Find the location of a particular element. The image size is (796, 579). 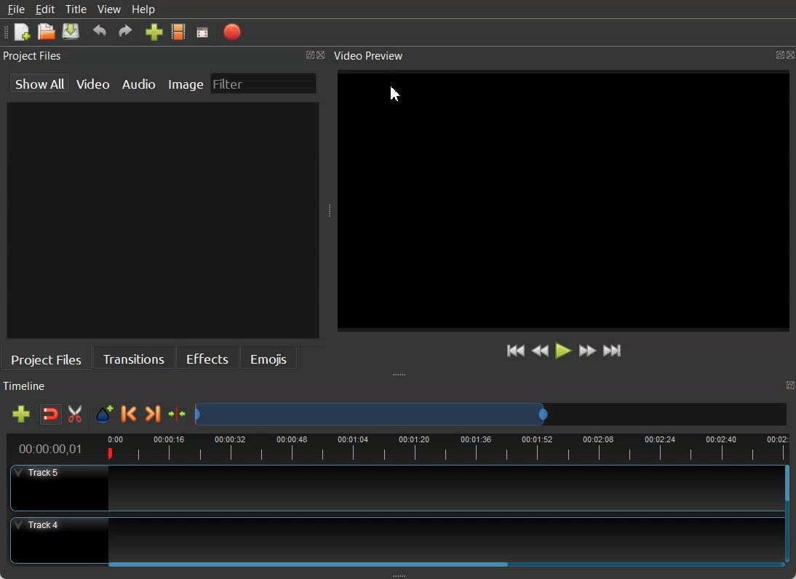

Audio is located at coordinates (138, 84).